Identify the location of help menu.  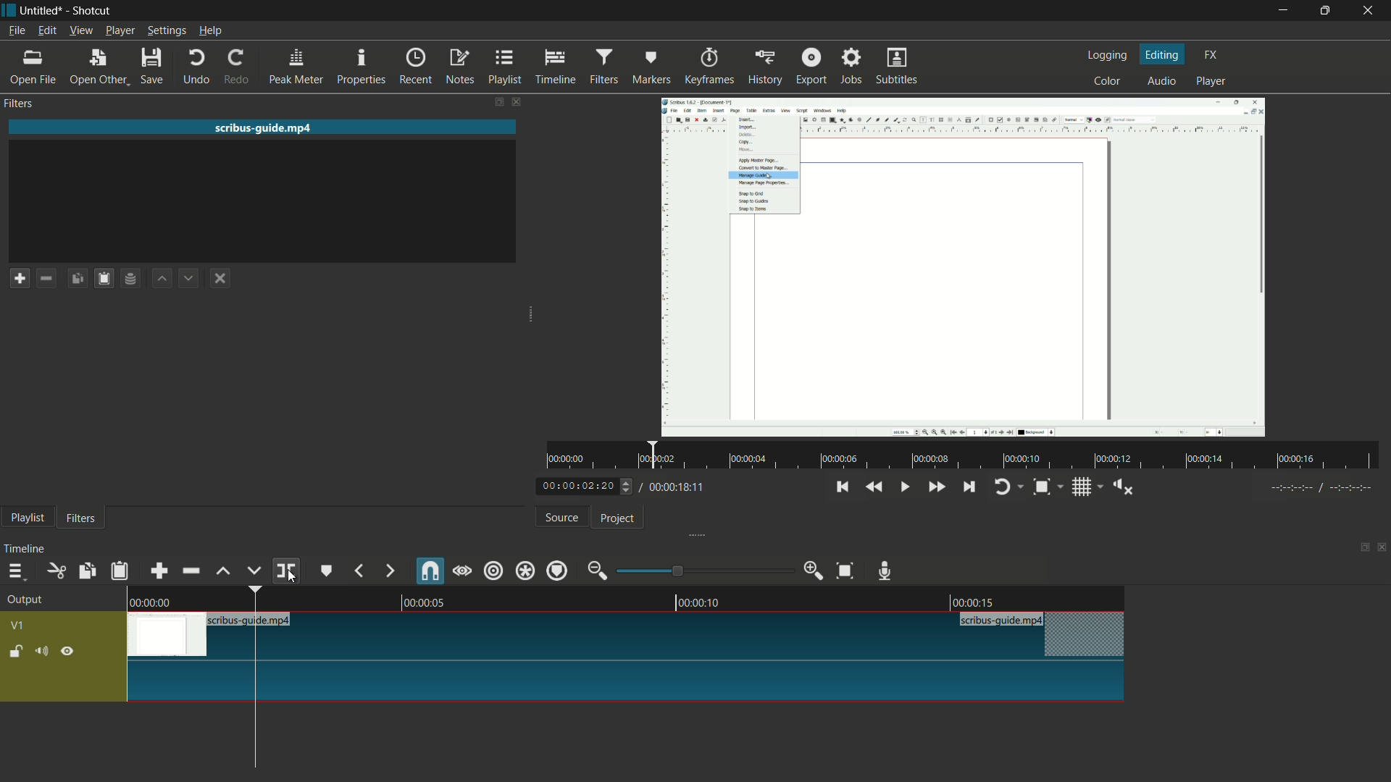
(211, 31).